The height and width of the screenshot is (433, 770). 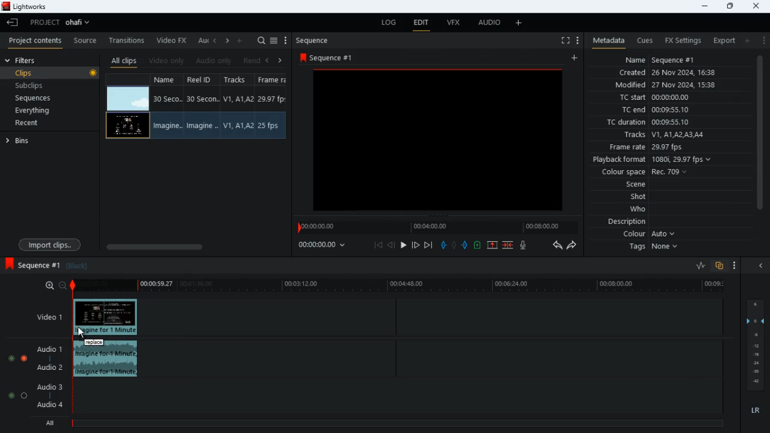 What do you see at coordinates (635, 209) in the screenshot?
I see `who` at bounding box center [635, 209].